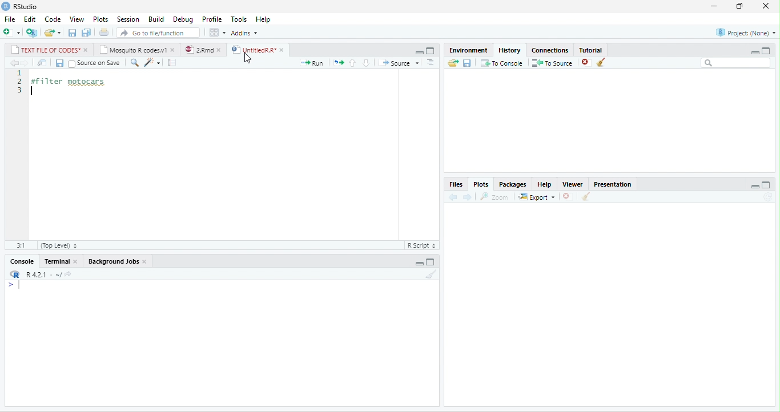 This screenshot has width=780, height=412. I want to click on refresh, so click(768, 197).